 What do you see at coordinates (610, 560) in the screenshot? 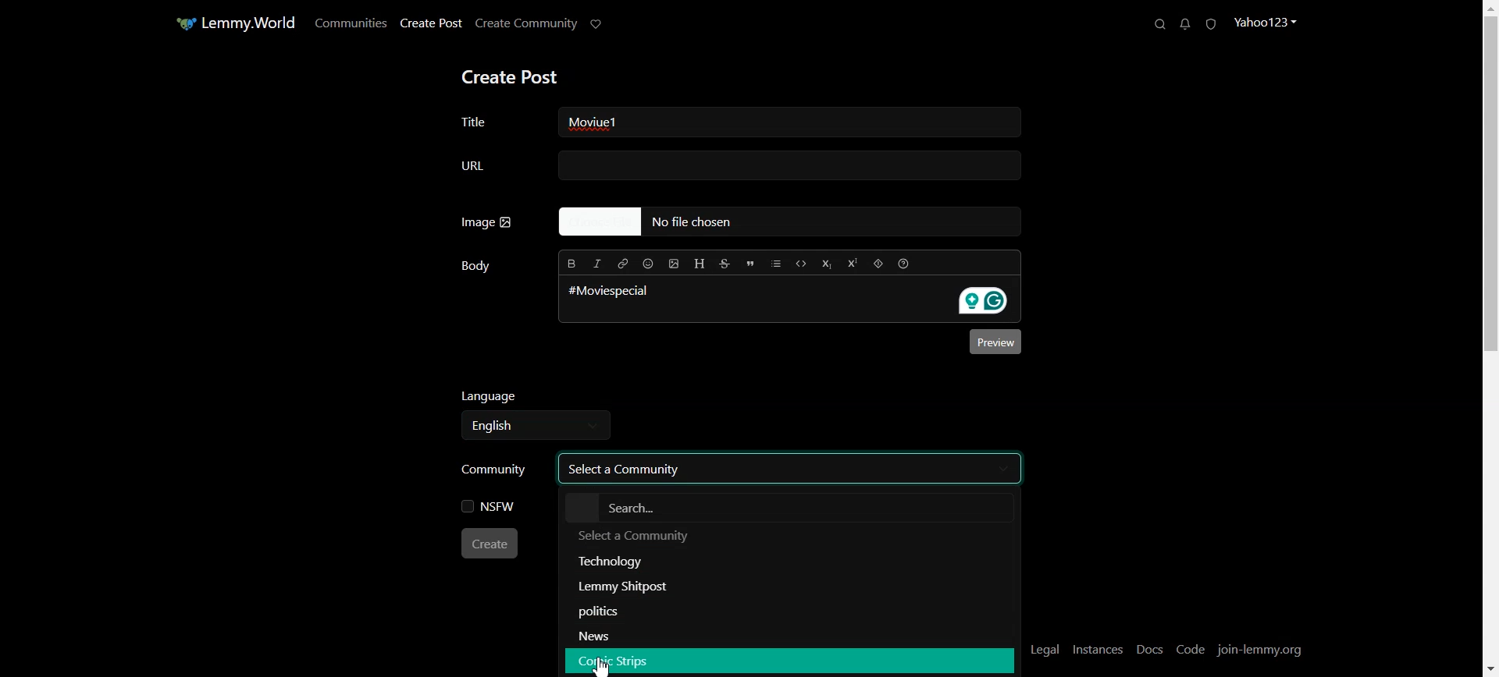
I see `Technology` at bounding box center [610, 560].